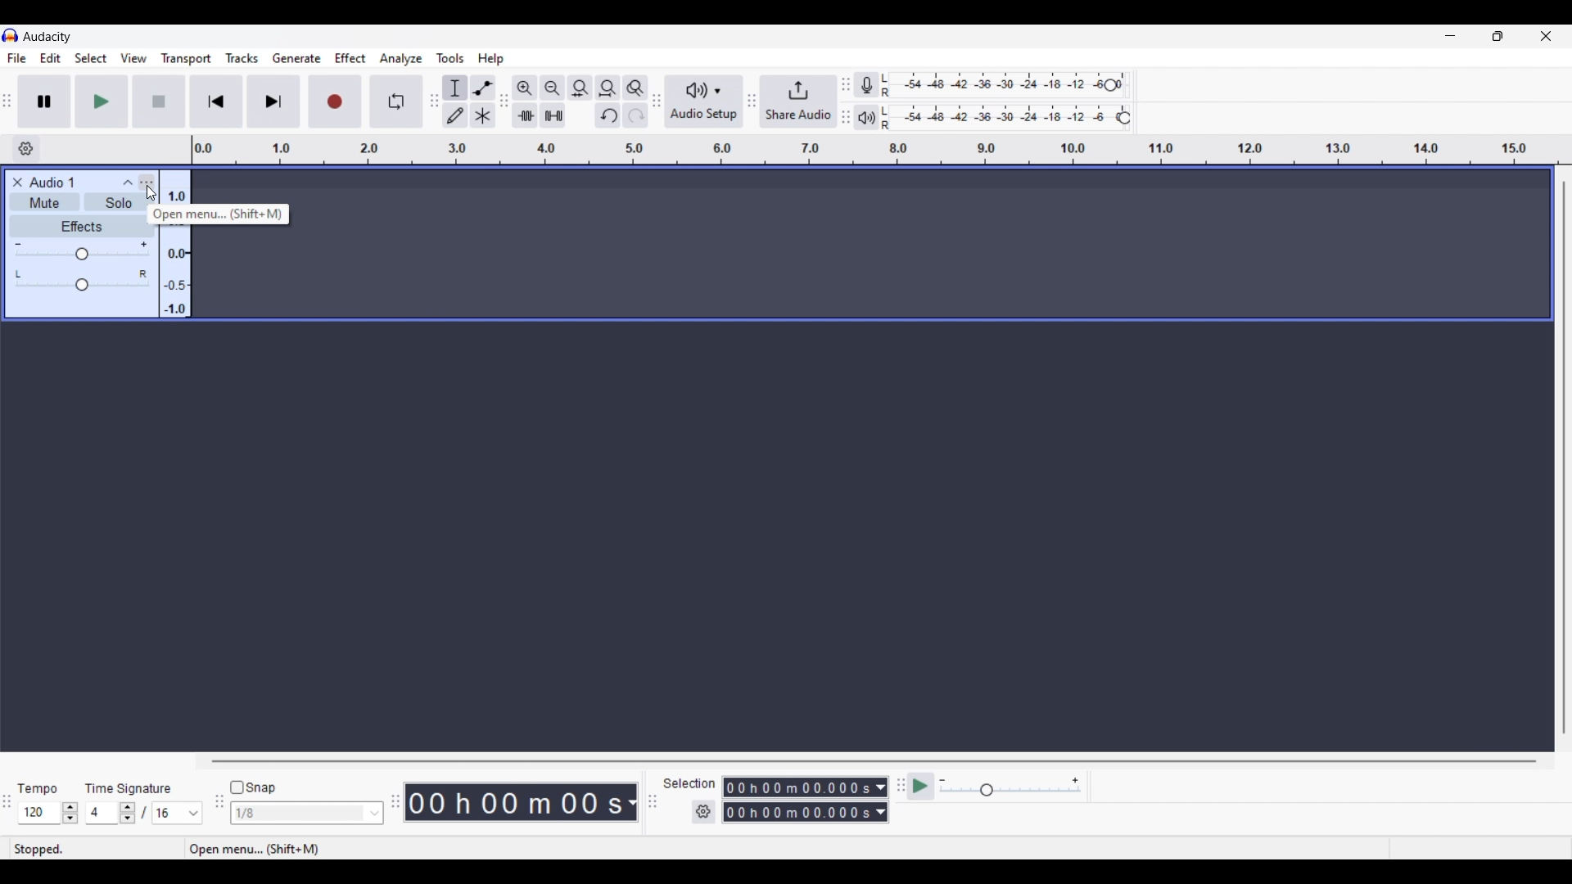 Image resolution: width=1572 pixels, height=884 pixels. Describe the element at coordinates (37, 787) in the screenshot. I see `Tempo` at that location.